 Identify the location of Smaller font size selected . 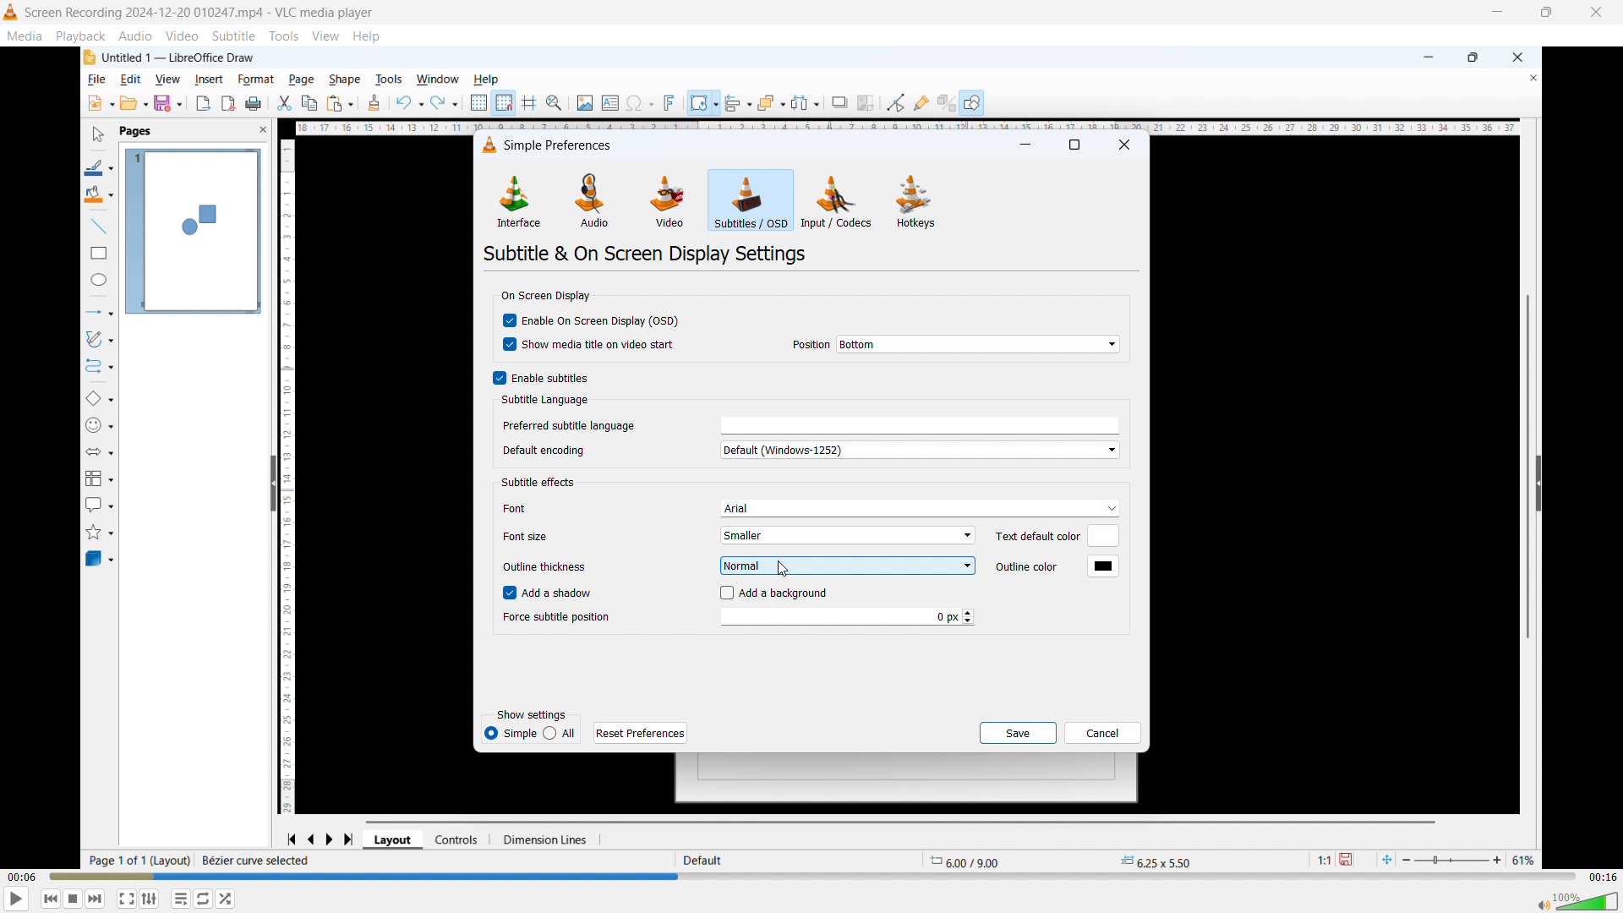
(848, 535).